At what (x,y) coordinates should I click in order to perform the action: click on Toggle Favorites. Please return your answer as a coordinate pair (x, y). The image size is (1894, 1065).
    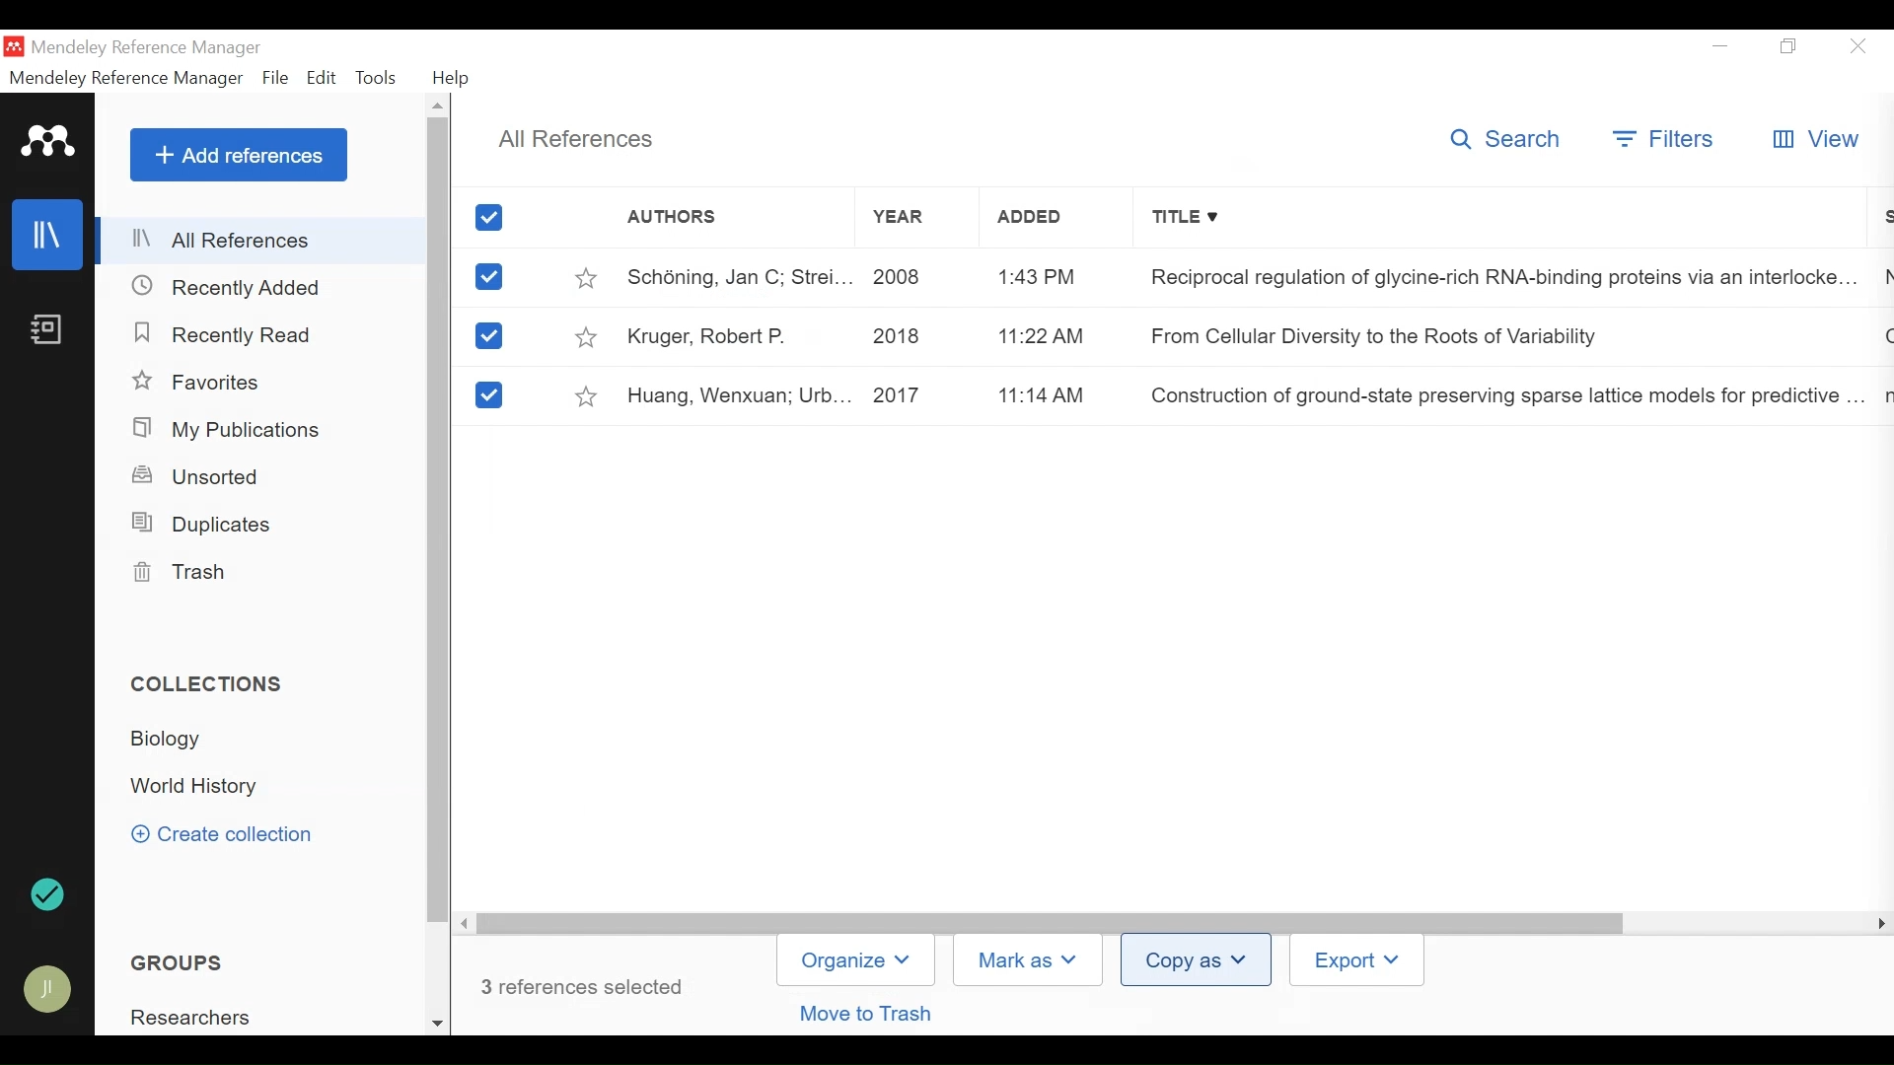
    Looking at the image, I should click on (587, 275).